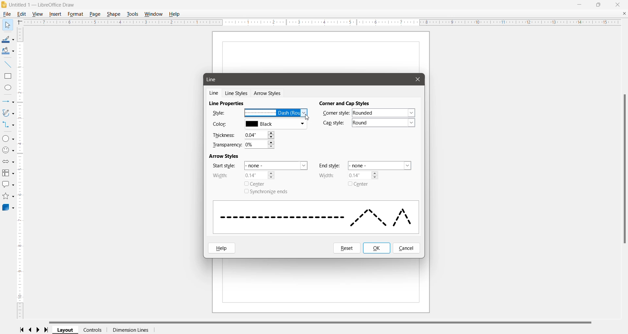 The height and width of the screenshot is (334, 628). Describe the element at coordinates (38, 14) in the screenshot. I see `View` at that location.